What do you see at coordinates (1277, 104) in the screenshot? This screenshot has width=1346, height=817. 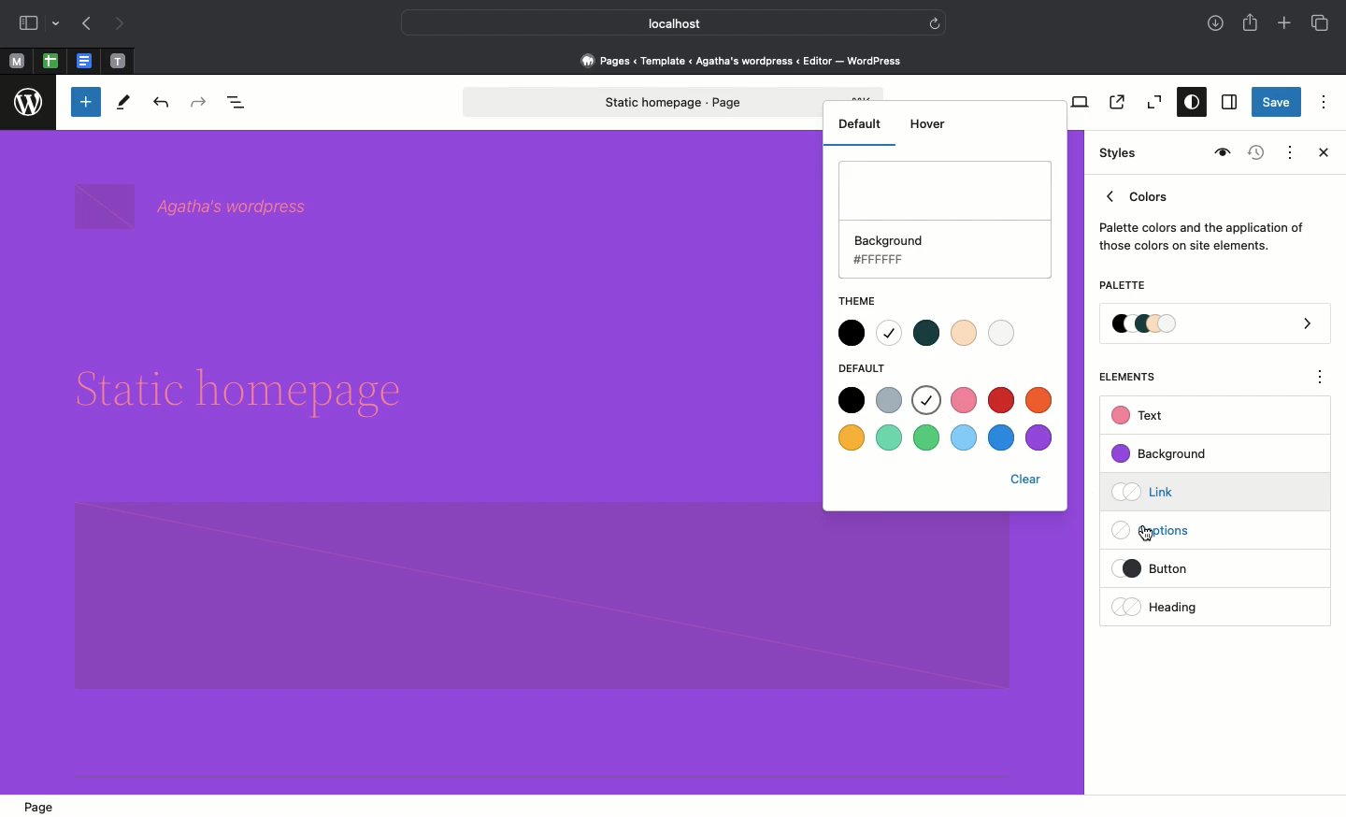 I see `Save` at bounding box center [1277, 104].